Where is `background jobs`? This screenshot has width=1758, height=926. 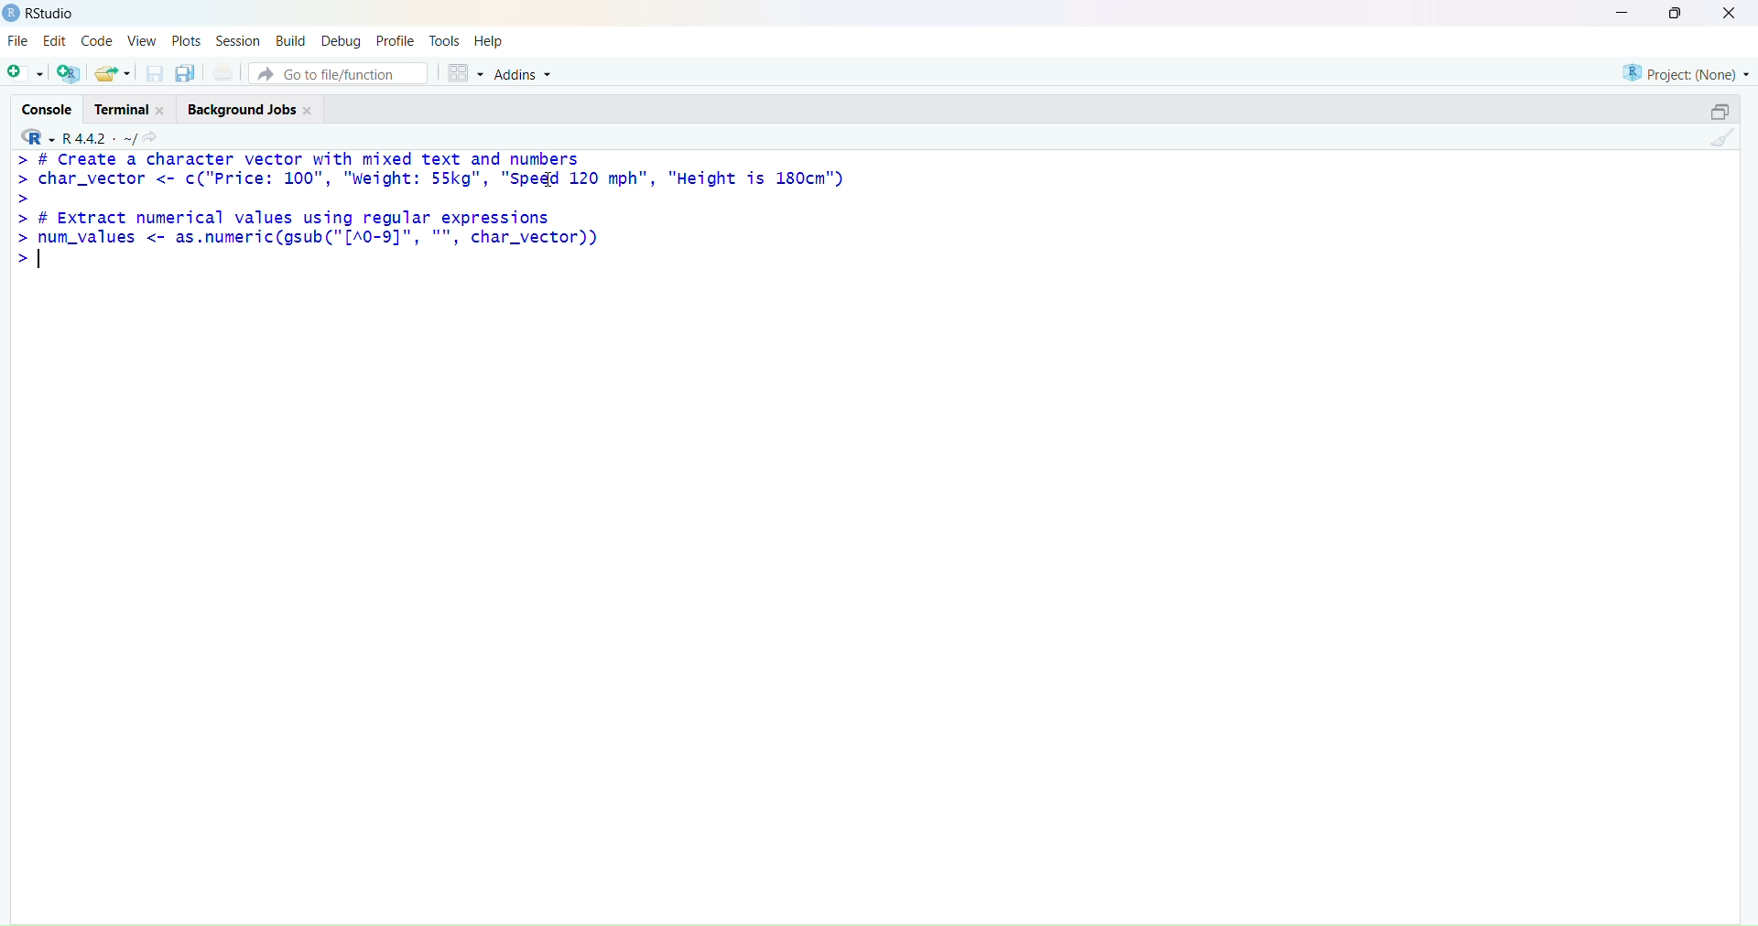 background jobs is located at coordinates (242, 110).